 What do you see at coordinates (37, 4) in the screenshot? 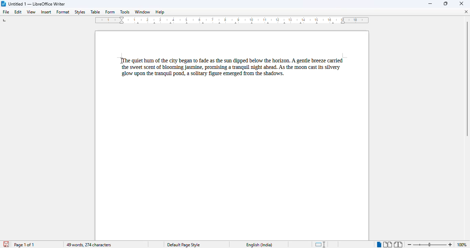
I see `title` at bounding box center [37, 4].